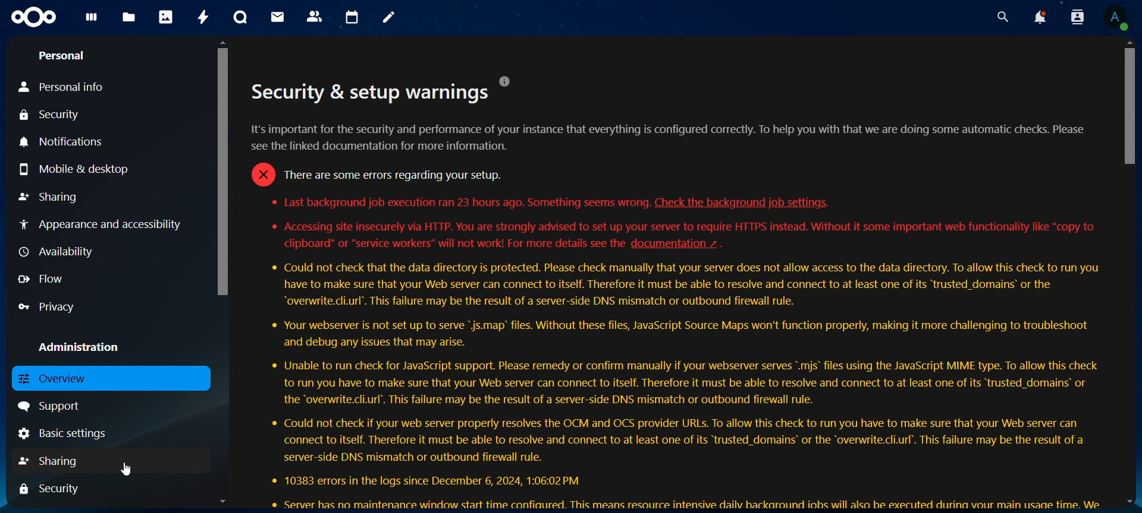  I want to click on security, so click(57, 489).